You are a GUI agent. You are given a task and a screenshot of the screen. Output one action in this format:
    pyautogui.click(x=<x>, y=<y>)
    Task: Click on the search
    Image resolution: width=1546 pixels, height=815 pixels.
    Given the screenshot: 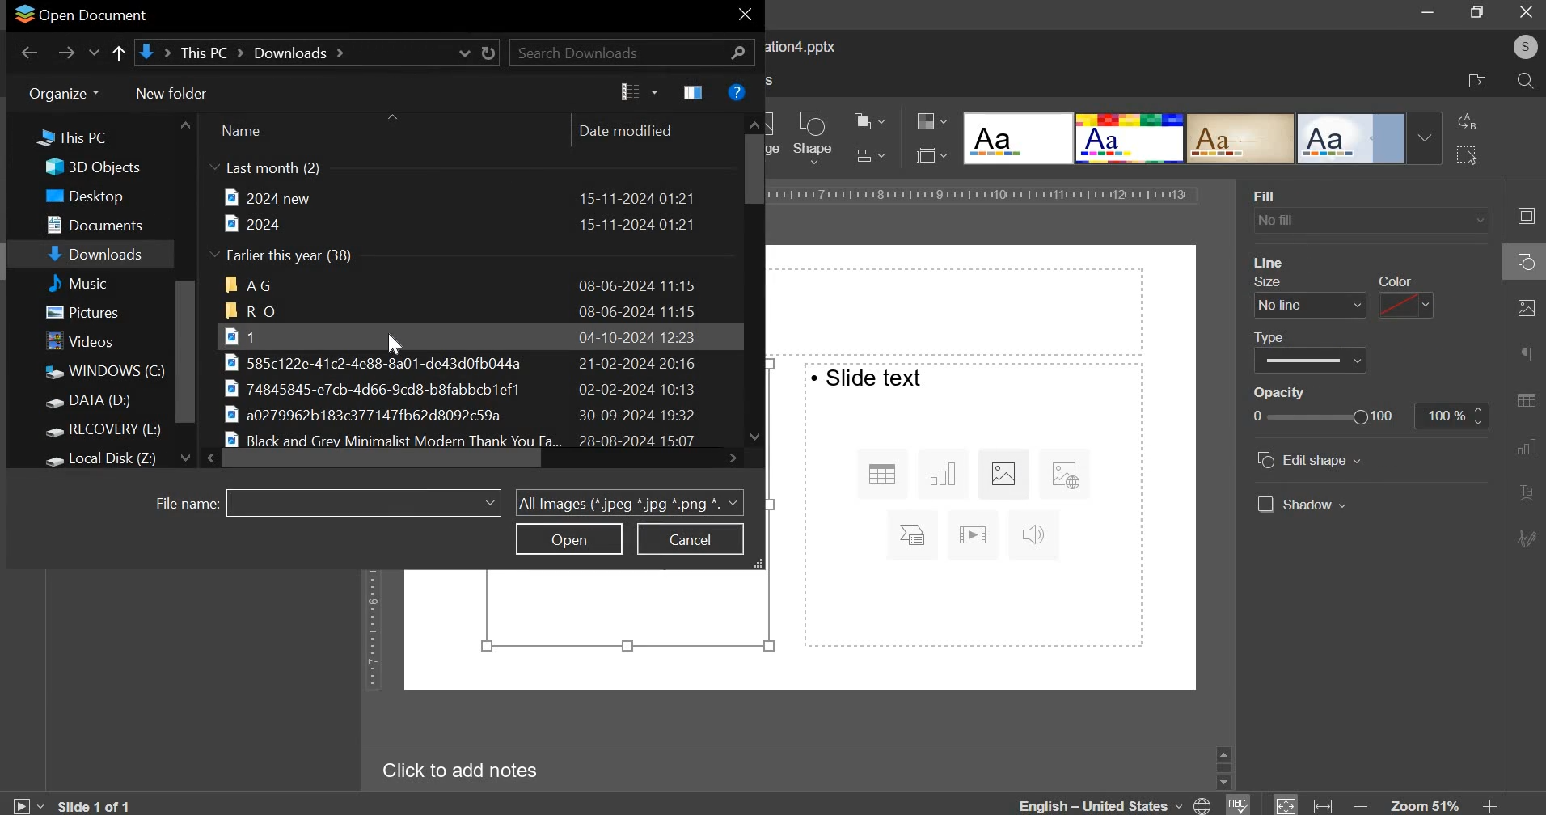 What is the action you would take?
    pyautogui.click(x=632, y=52)
    